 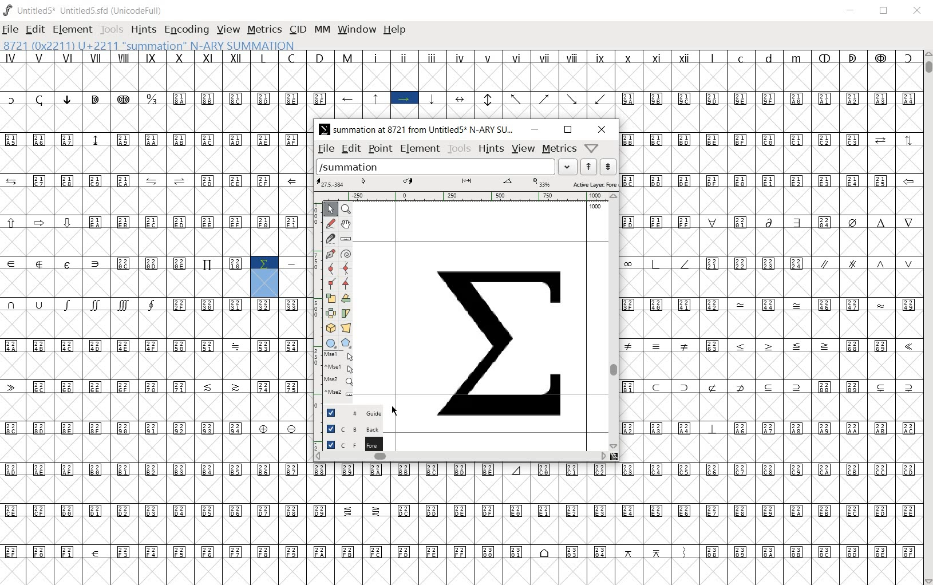 What do you see at coordinates (461, 456) in the screenshot?
I see `scrollbar` at bounding box center [461, 456].